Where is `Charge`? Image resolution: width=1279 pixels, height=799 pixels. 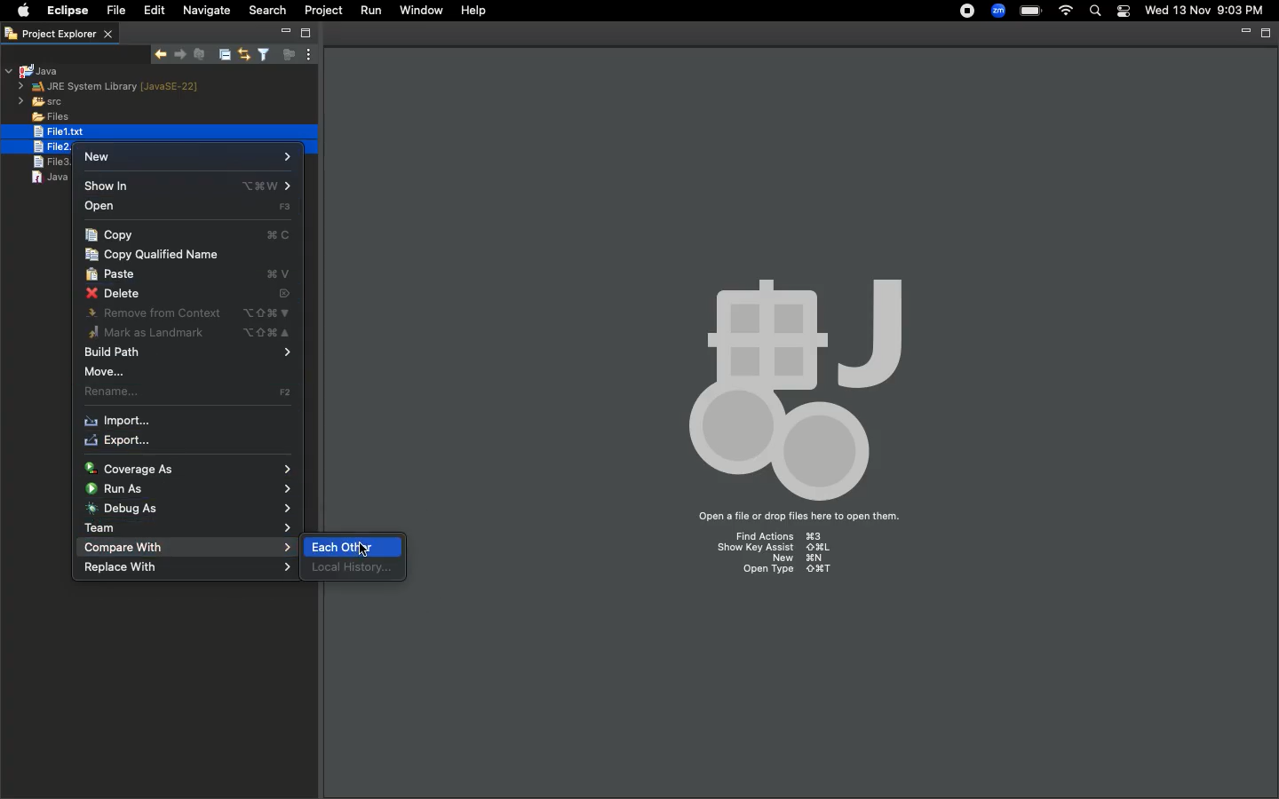 Charge is located at coordinates (1029, 11).